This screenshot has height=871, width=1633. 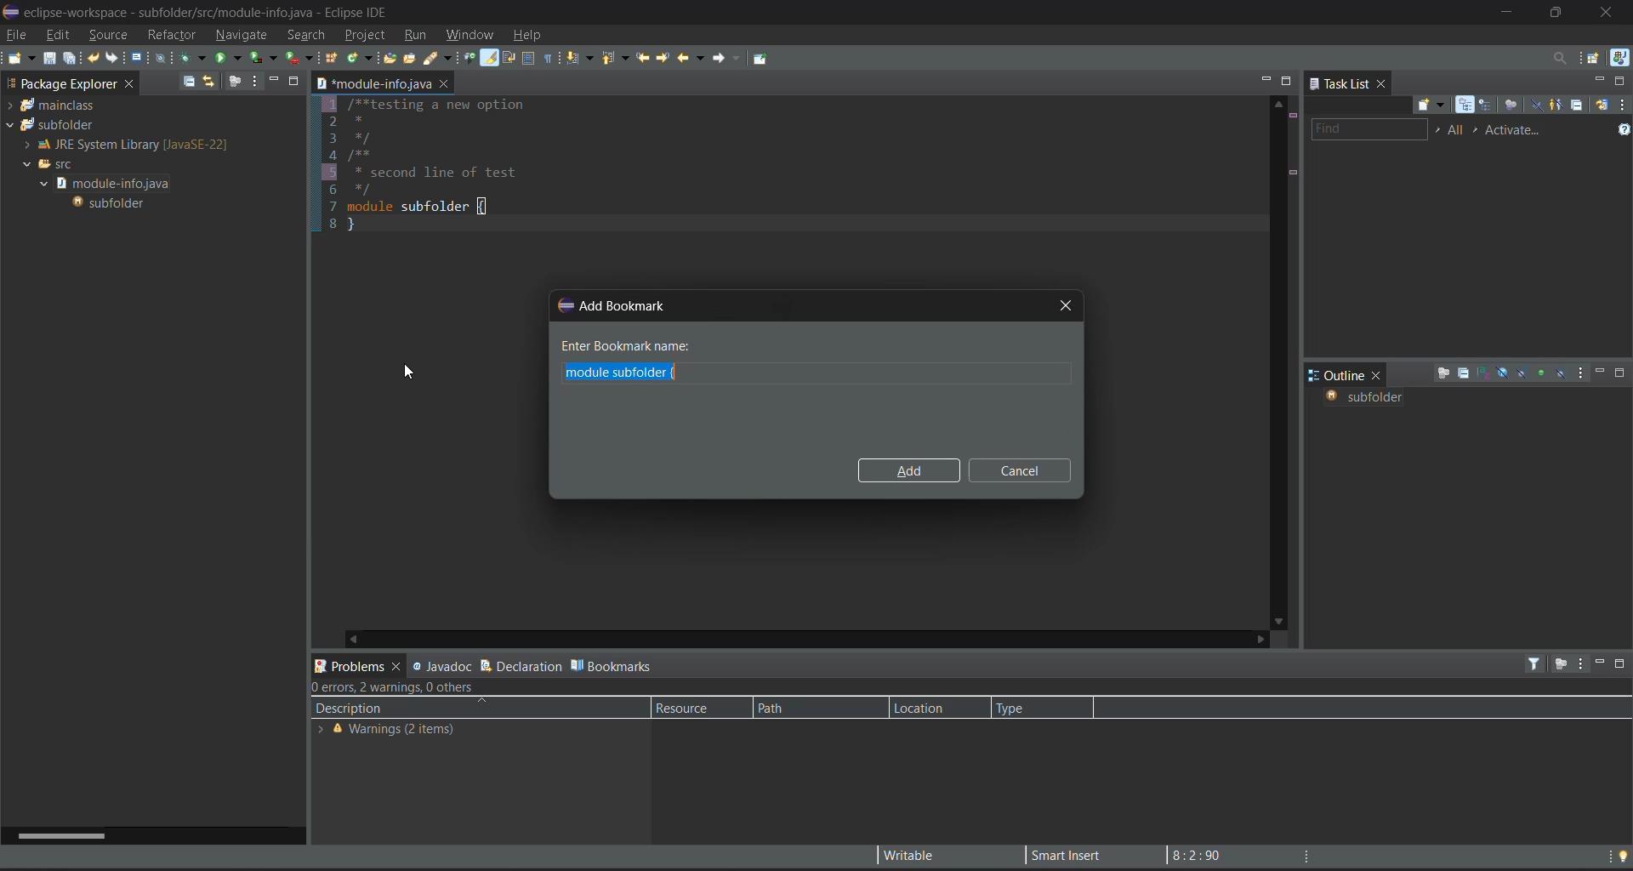 I want to click on cancel, so click(x=1022, y=470).